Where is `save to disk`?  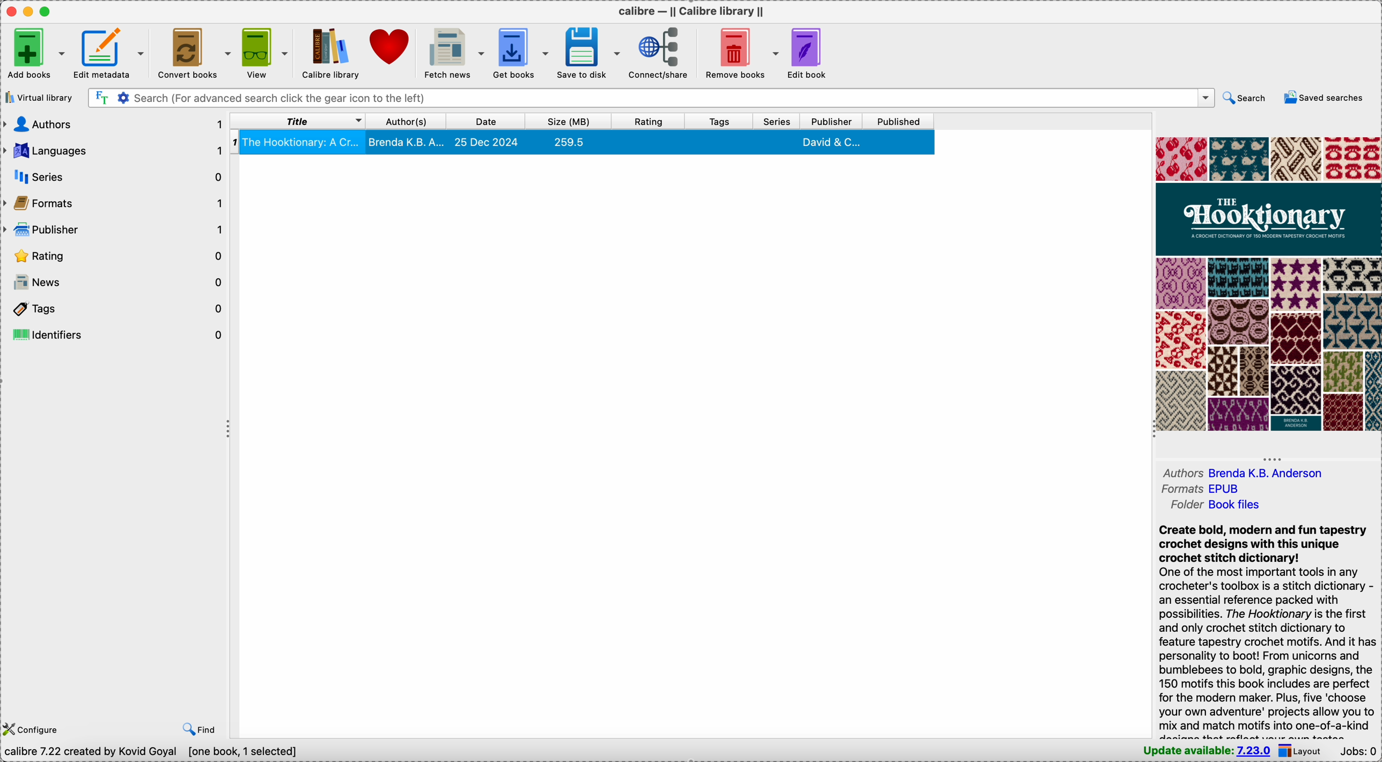
save to disk is located at coordinates (589, 51).